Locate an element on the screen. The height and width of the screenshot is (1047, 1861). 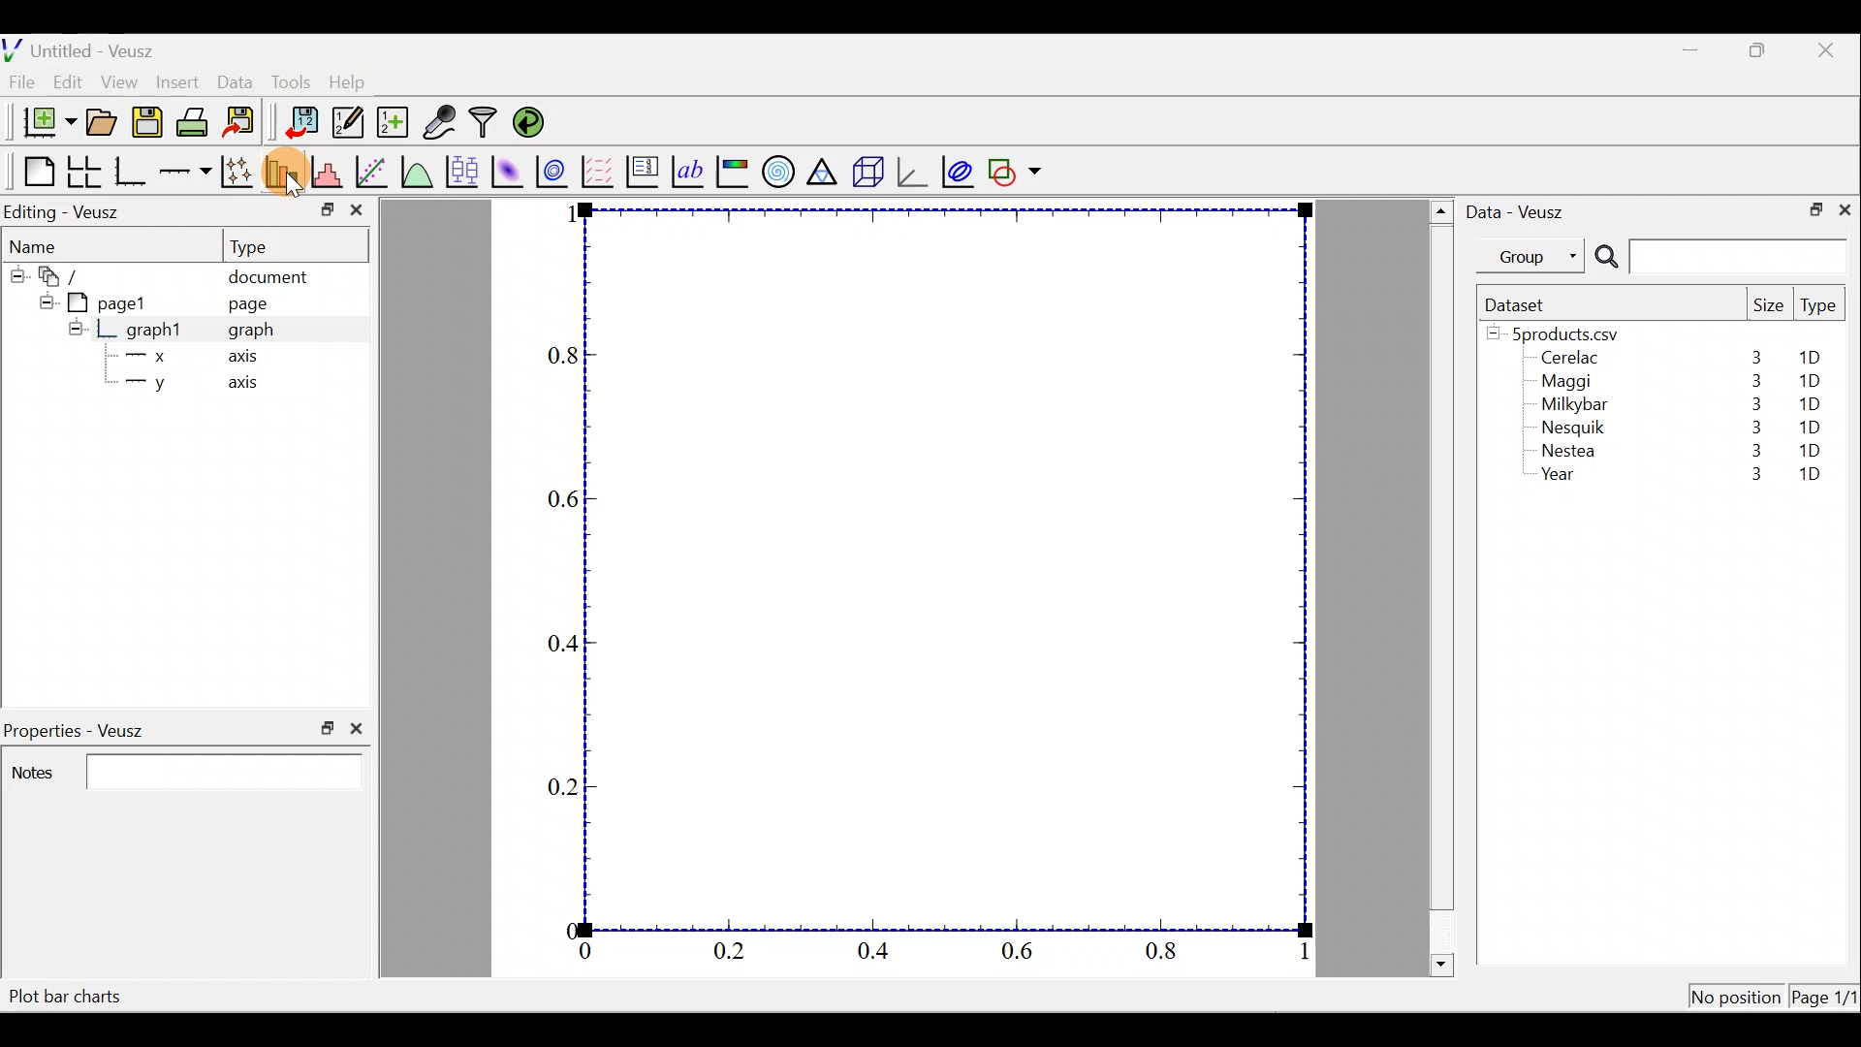
Help is located at coordinates (359, 82).